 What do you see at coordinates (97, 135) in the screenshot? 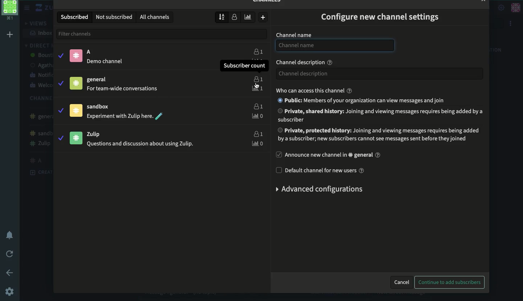
I see `Zulip` at bounding box center [97, 135].